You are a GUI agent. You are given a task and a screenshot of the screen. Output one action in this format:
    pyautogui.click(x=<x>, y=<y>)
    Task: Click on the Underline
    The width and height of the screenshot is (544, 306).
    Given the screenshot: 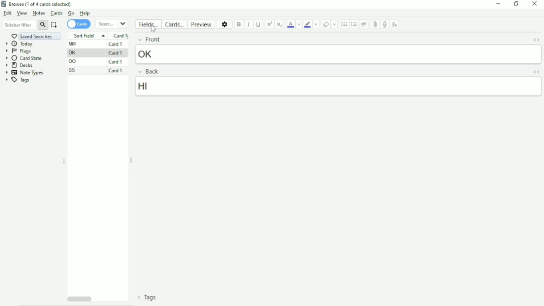 What is the action you would take?
    pyautogui.click(x=259, y=24)
    